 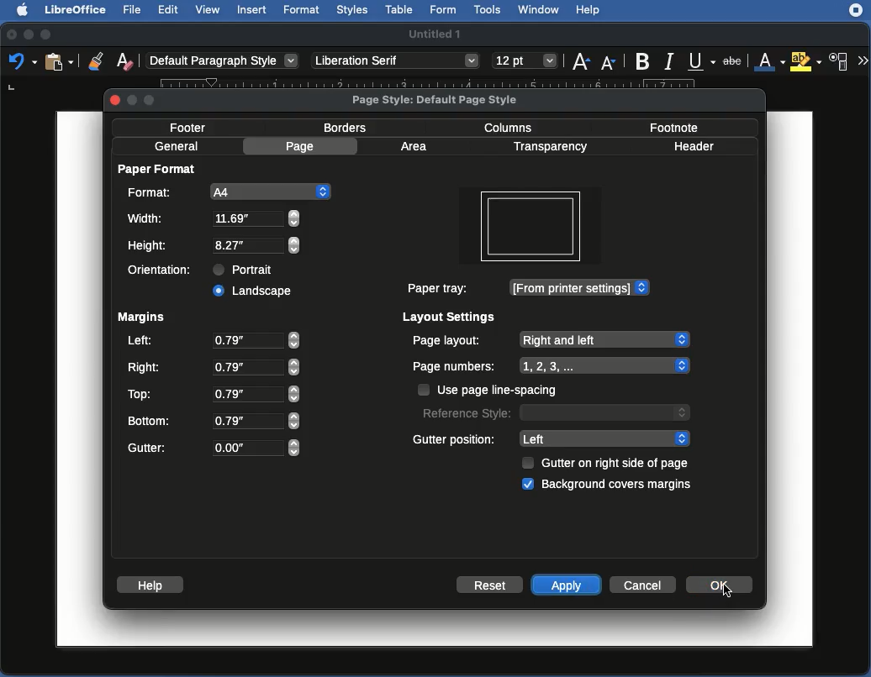 What do you see at coordinates (131, 102) in the screenshot?
I see `minimize` at bounding box center [131, 102].